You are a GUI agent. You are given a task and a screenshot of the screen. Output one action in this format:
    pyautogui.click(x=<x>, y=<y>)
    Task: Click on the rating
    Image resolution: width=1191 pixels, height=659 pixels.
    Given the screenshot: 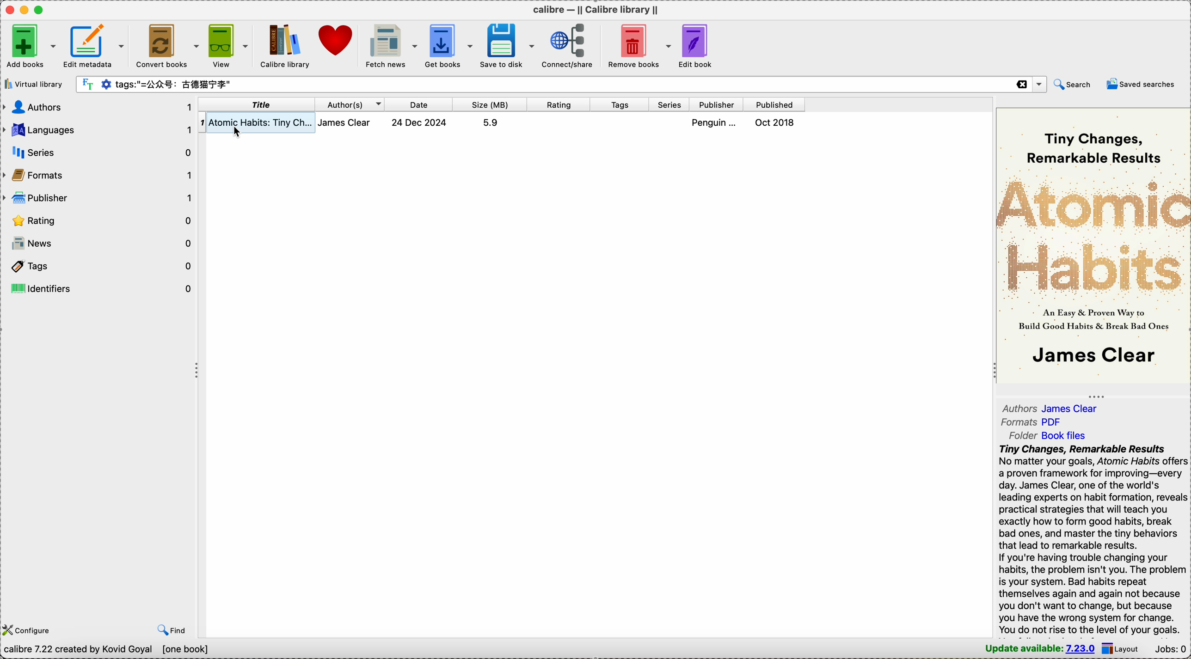 What is the action you would take?
    pyautogui.click(x=99, y=220)
    